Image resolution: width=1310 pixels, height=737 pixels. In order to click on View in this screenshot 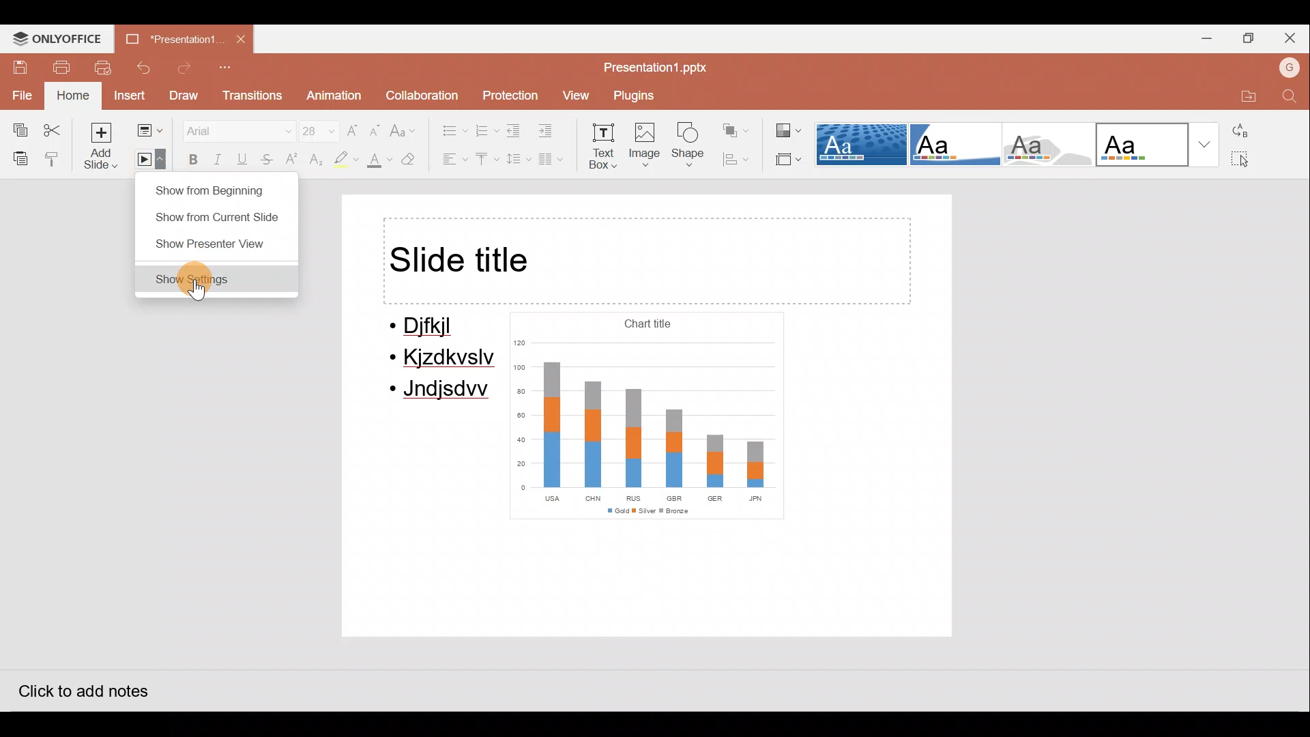, I will do `click(574, 93)`.